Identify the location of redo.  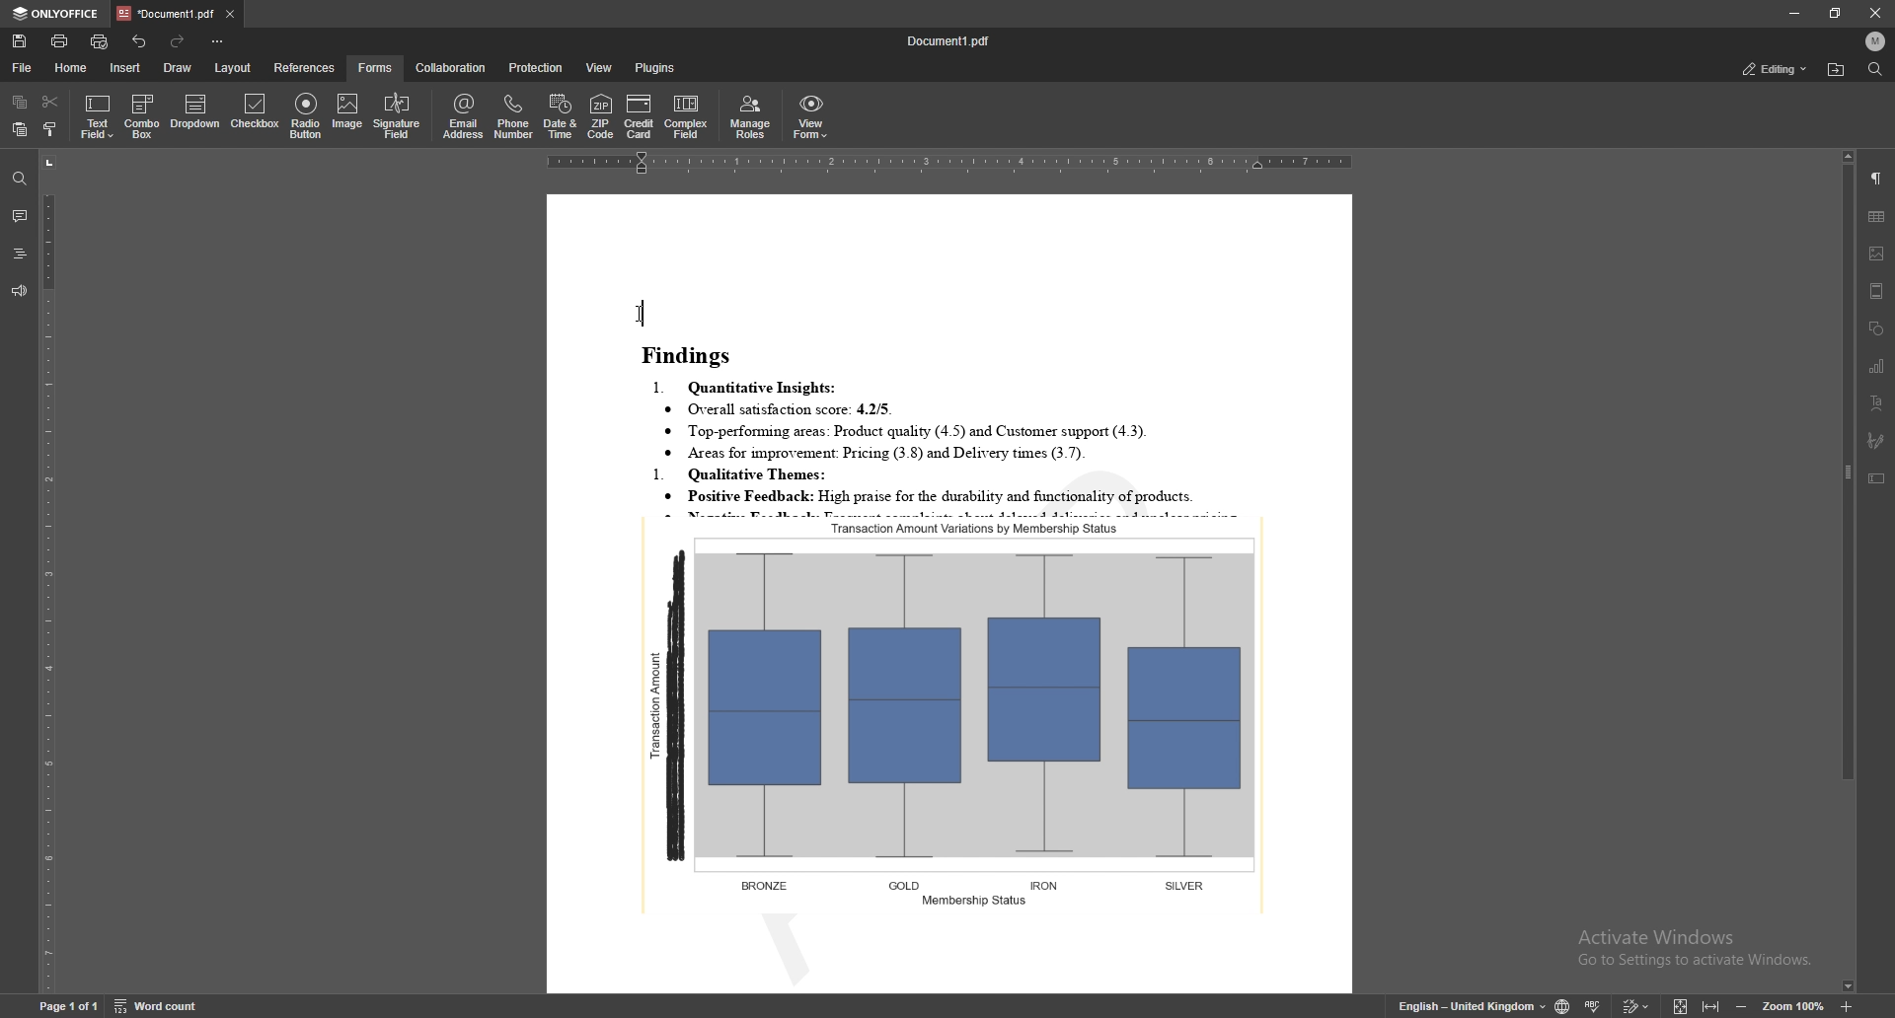
(180, 42).